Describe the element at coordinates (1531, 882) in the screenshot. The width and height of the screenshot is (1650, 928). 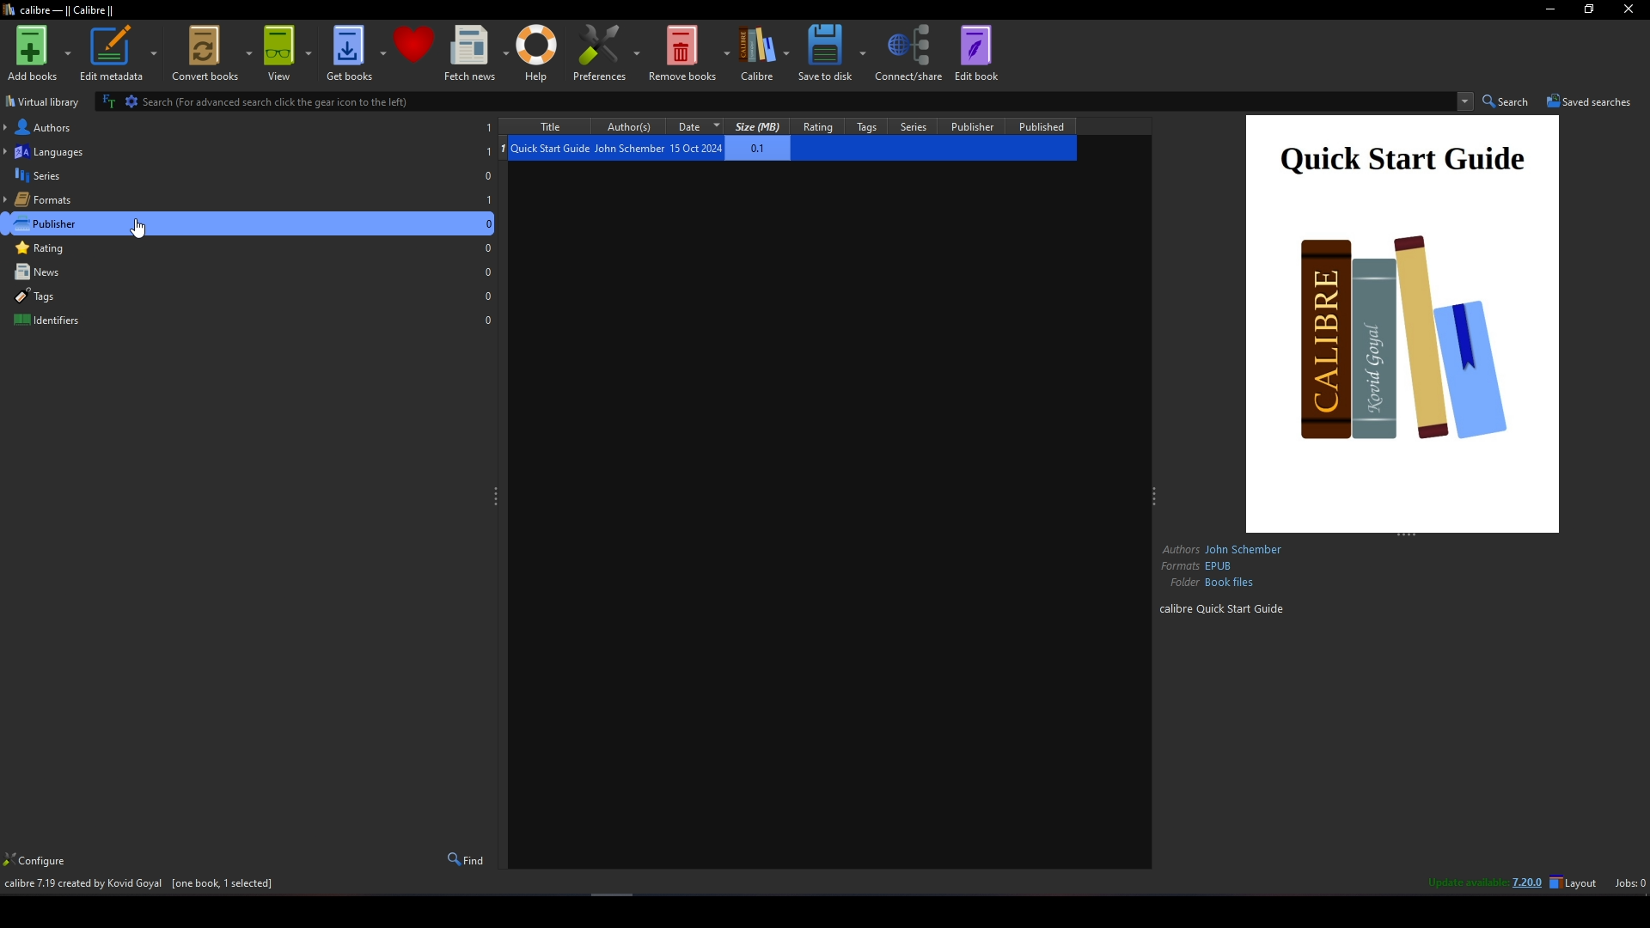
I see `Version` at that location.